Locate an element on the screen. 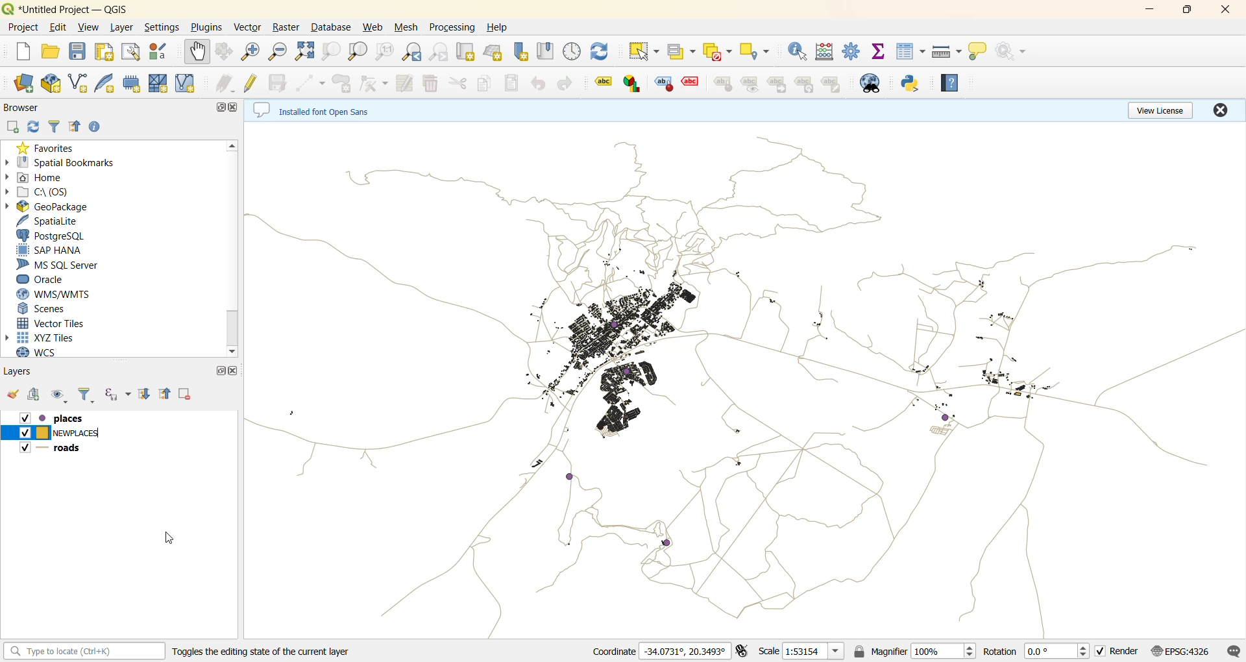 The width and height of the screenshot is (1246, 662). xyz tiles is located at coordinates (47, 337).